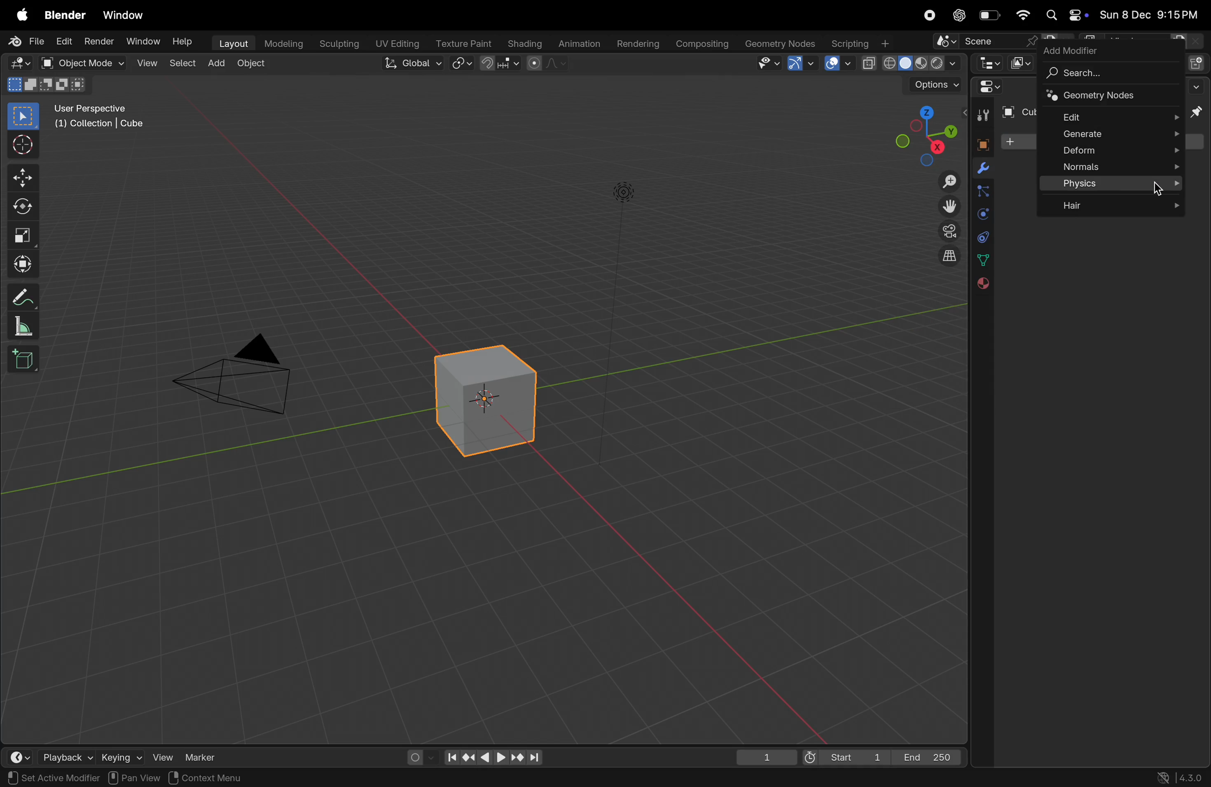 The image size is (1211, 787). I want to click on auto keying, so click(417, 755).